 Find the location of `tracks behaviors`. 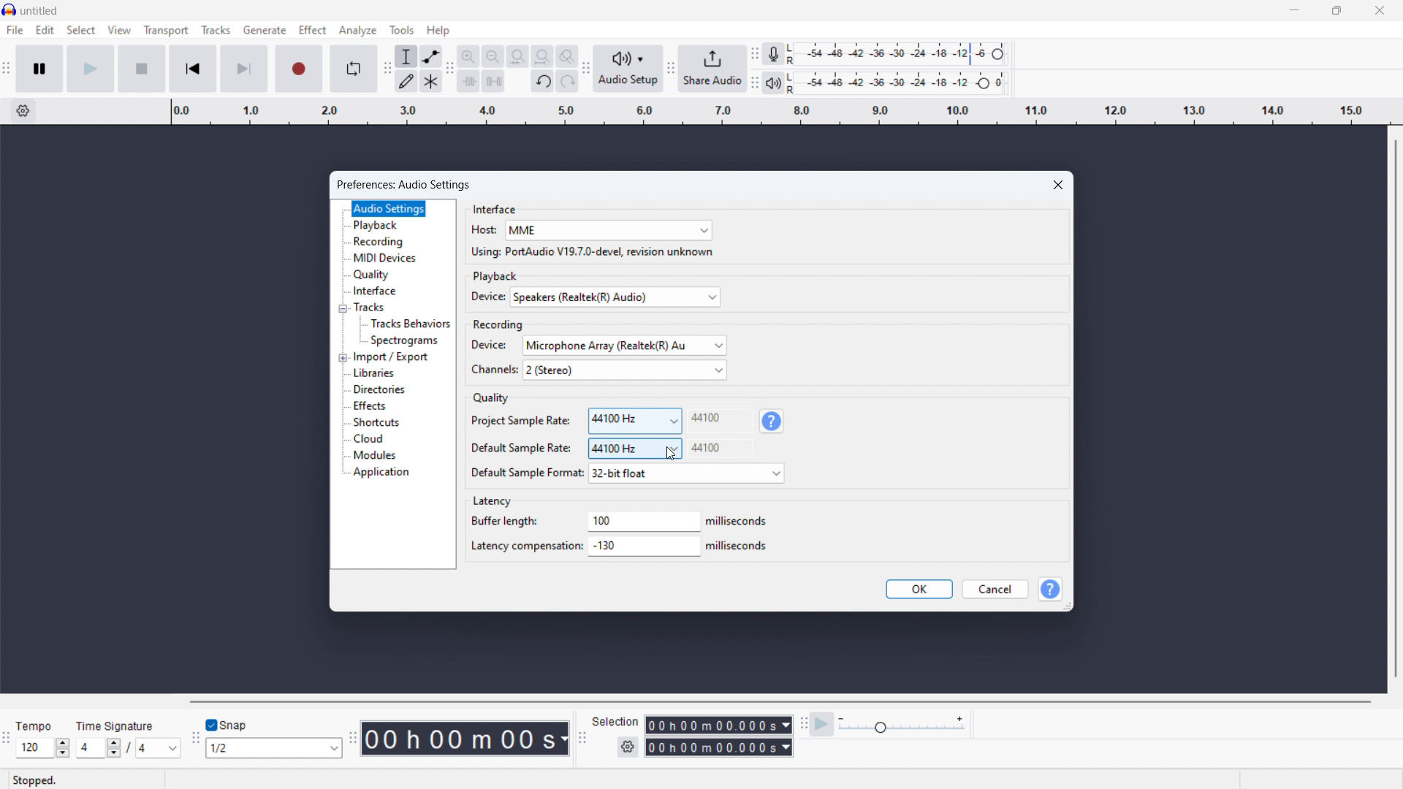

tracks behaviors is located at coordinates (410, 324).